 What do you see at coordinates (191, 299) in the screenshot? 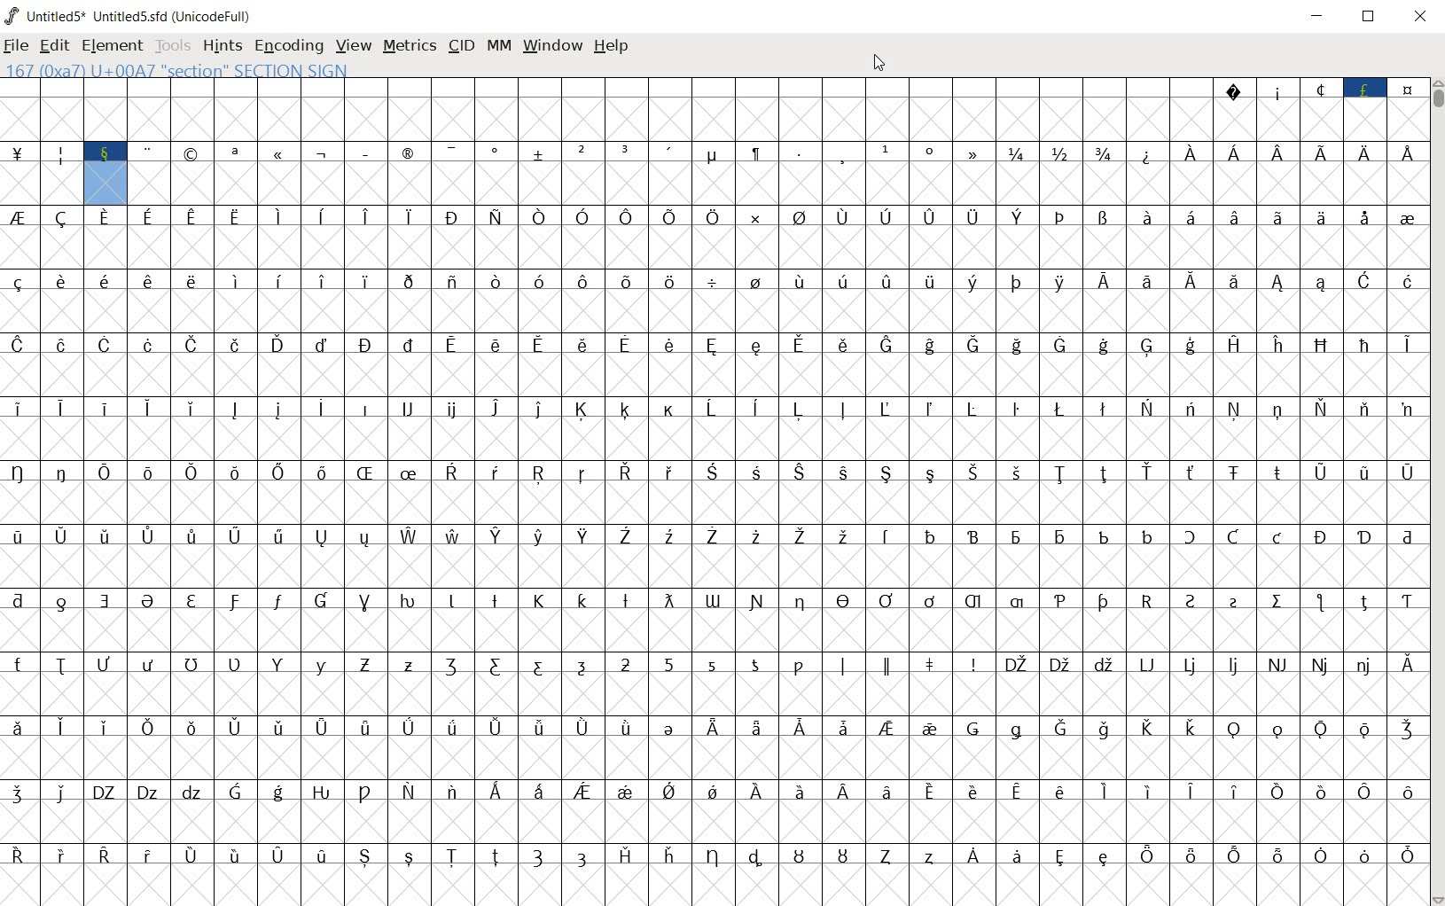
I see `Latin extended characters` at bounding box center [191, 299].